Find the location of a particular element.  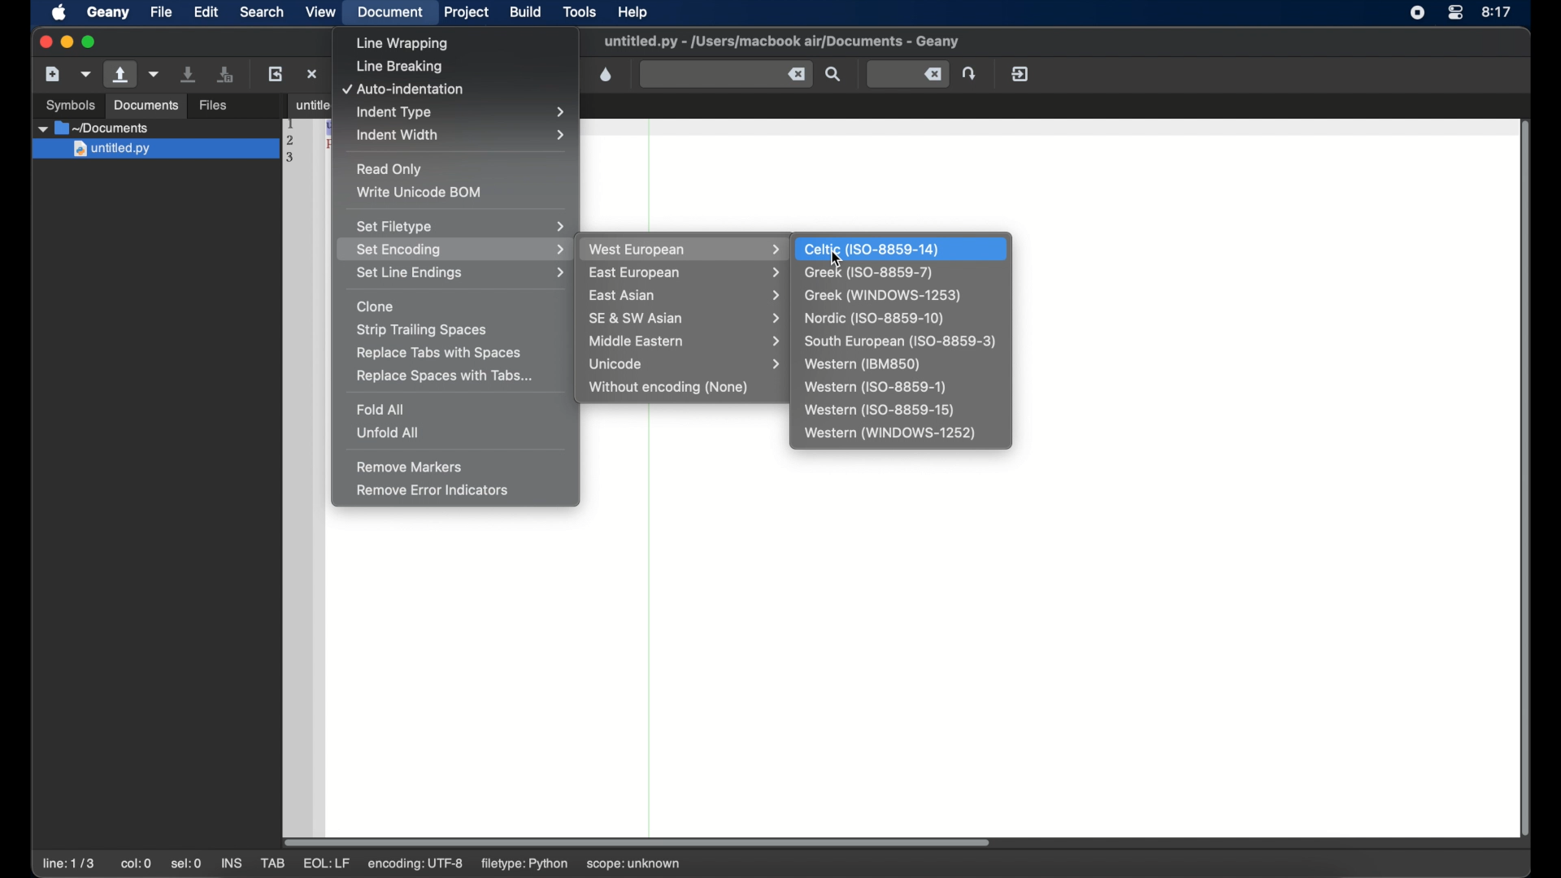

screen recorder icon is located at coordinates (1416, 13).